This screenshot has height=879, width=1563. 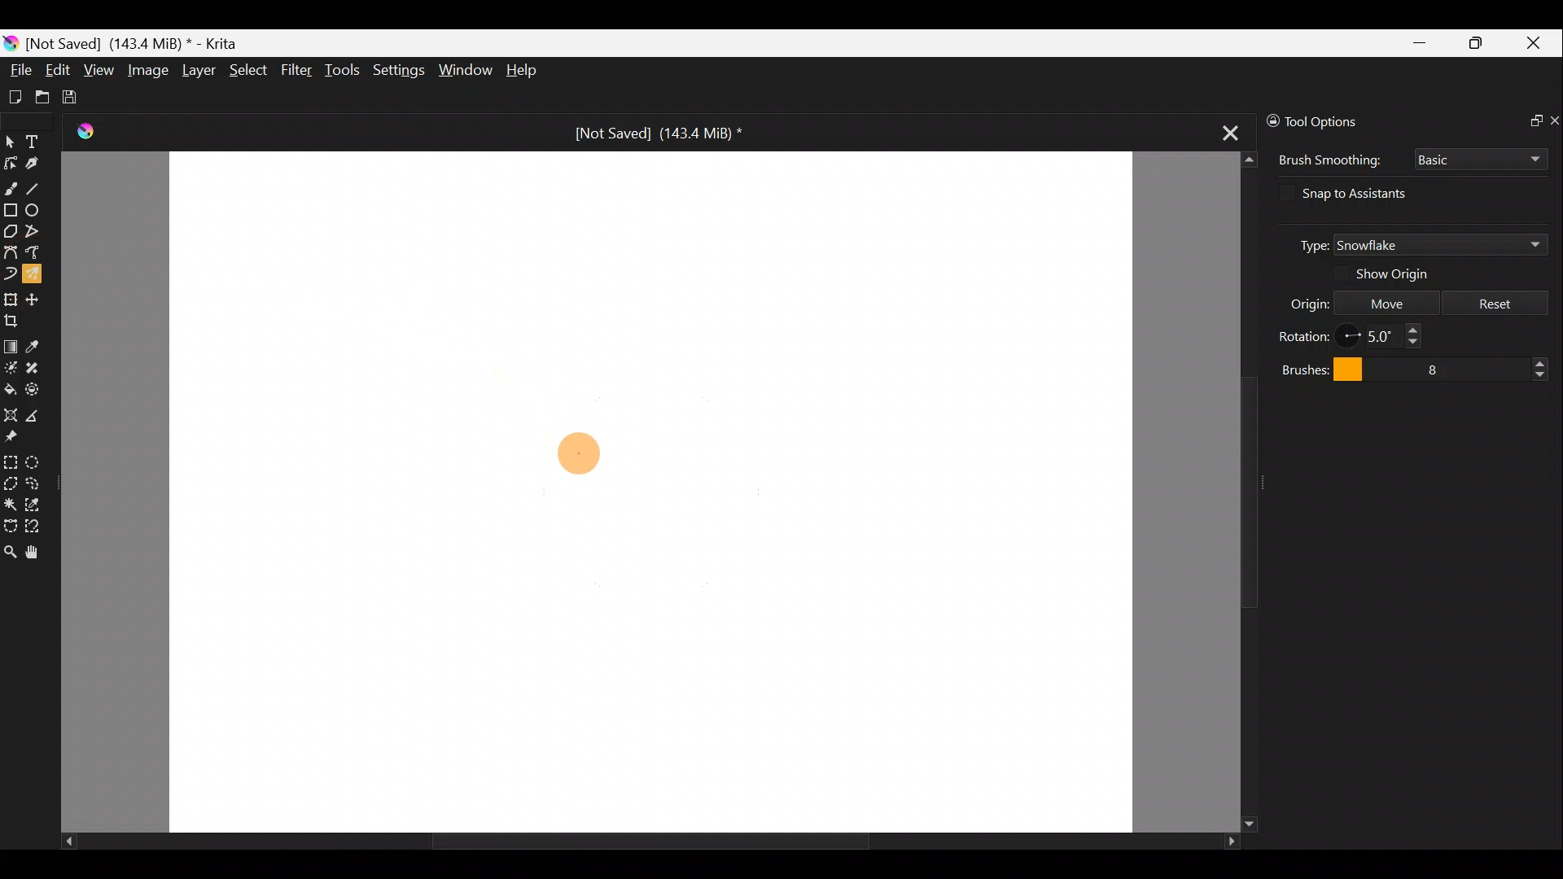 I want to click on Calligraphy, so click(x=37, y=160).